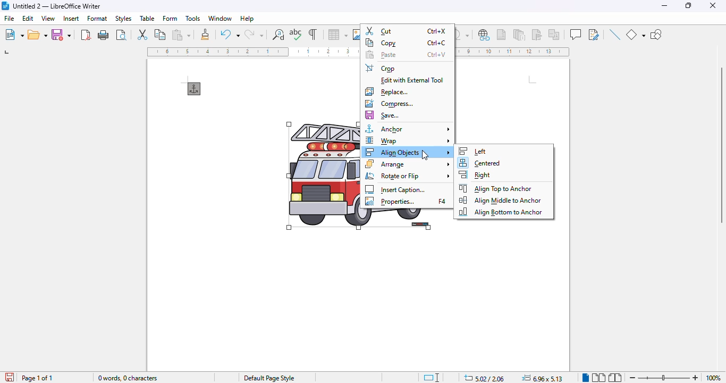  I want to click on compress, so click(389, 104).